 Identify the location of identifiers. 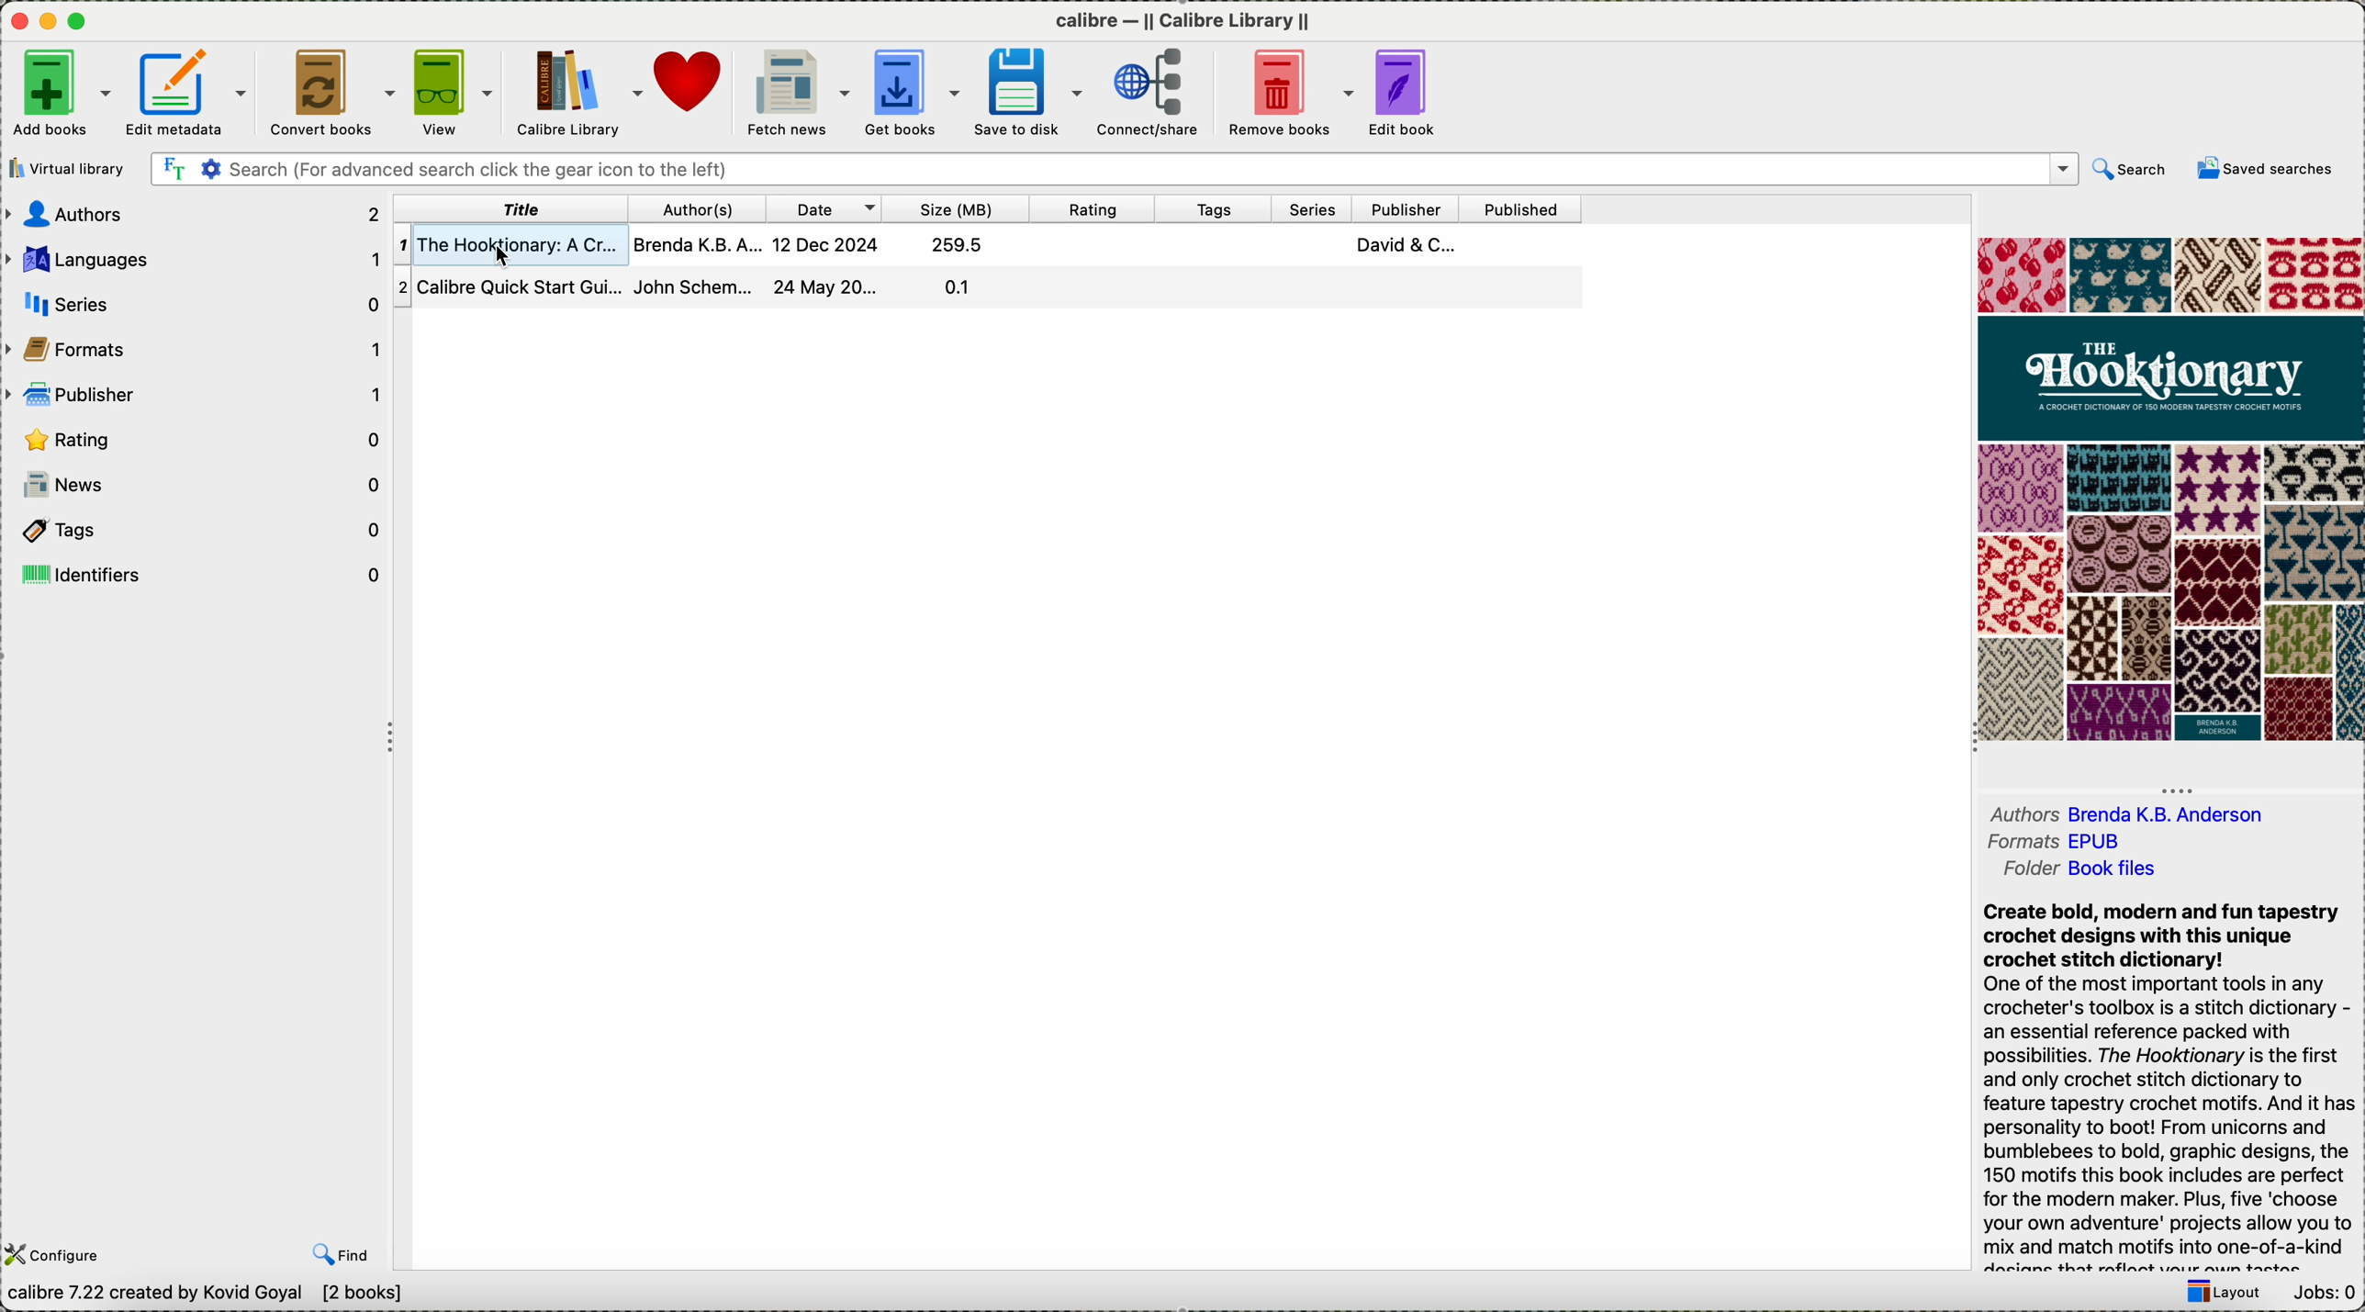
(196, 572).